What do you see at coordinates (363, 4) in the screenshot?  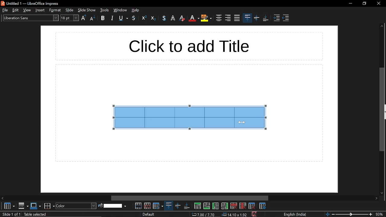 I see `restore down` at bounding box center [363, 4].